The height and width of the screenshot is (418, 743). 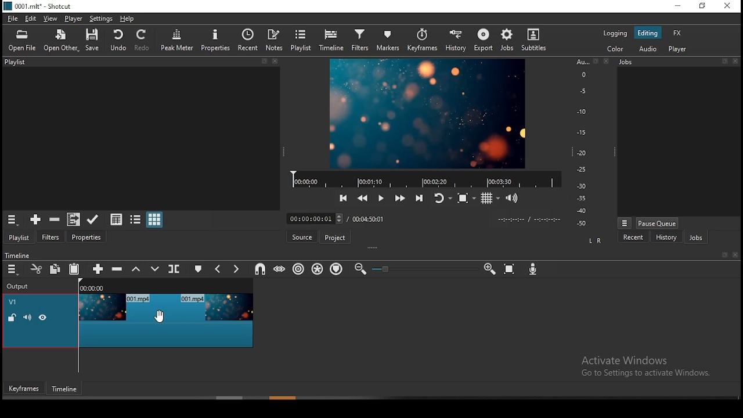 What do you see at coordinates (216, 41) in the screenshot?
I see `properties` at bounding box center [216, 41].